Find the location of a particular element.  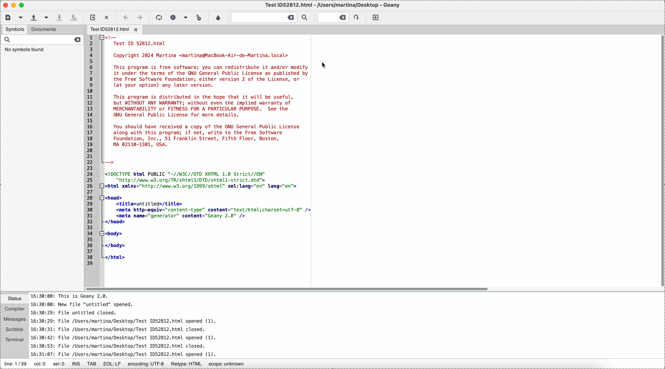

line:1/39 col:0 sel:0 INS TAB EOL:LF encoding:UTF-8 filetype: HTML scope: unknown is located at coordinates (131, 364).